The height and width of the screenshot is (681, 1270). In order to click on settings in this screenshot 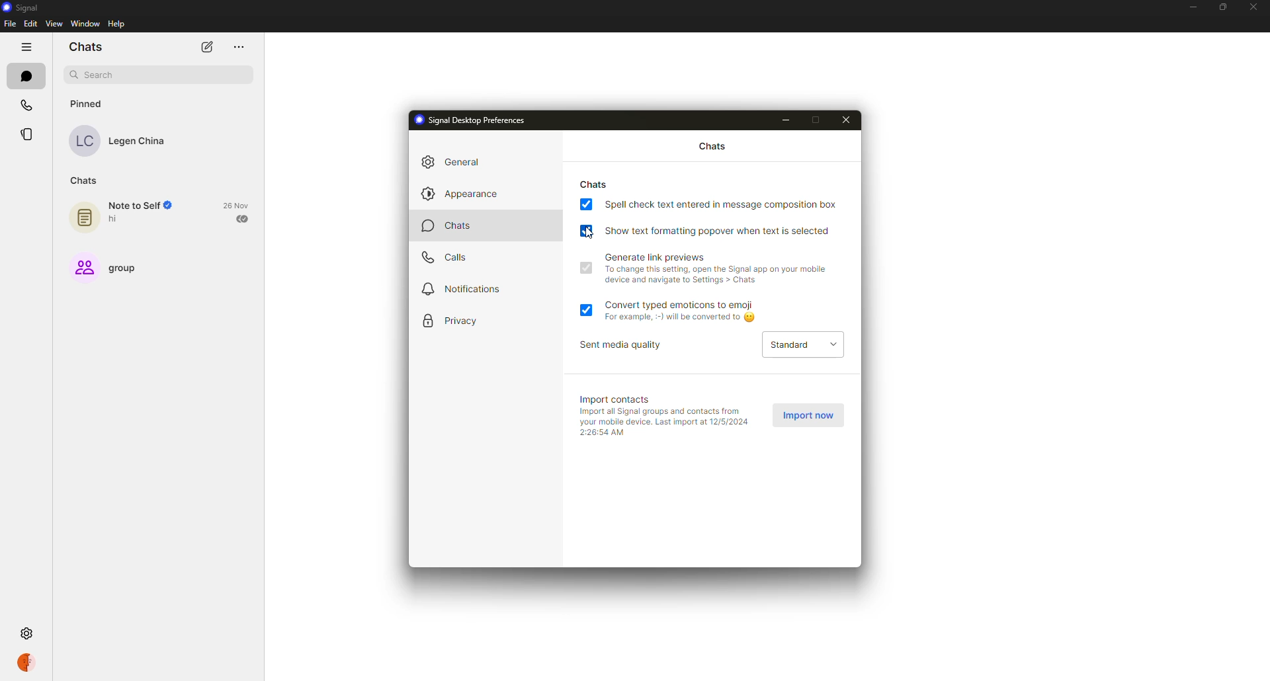, I will do `click(28, 635)`.